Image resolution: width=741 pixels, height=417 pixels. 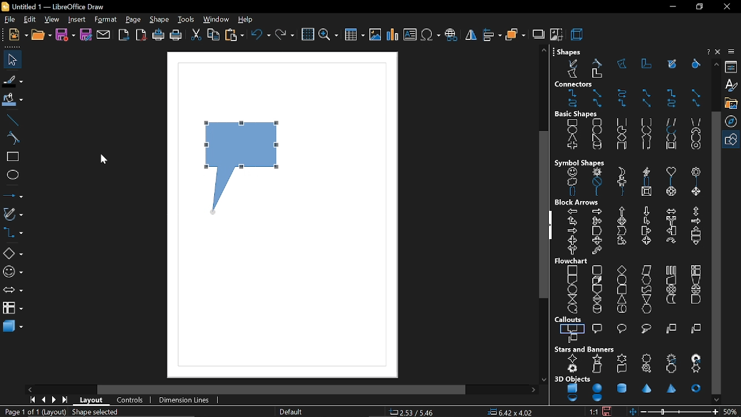 I want to click on square bevel, so click(x=647, y=193).